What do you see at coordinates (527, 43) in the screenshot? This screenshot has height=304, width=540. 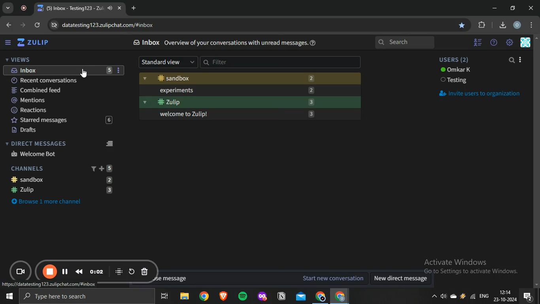 I see `personal menu` at bounding box center [527, 43].